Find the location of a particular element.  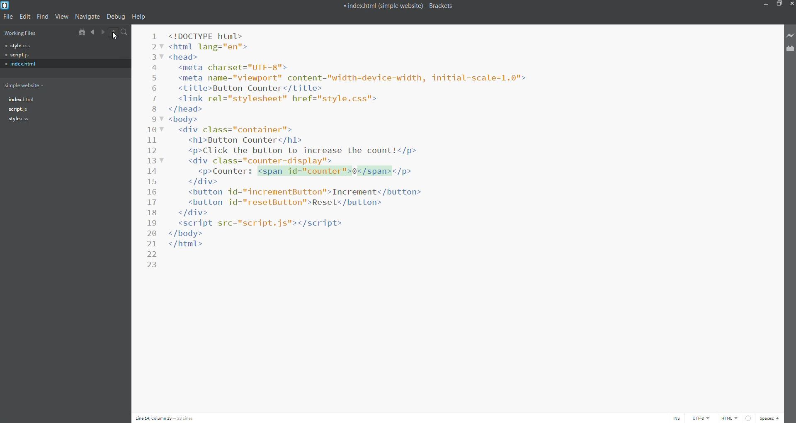

show in file tree is located at coordinates (82, 32).